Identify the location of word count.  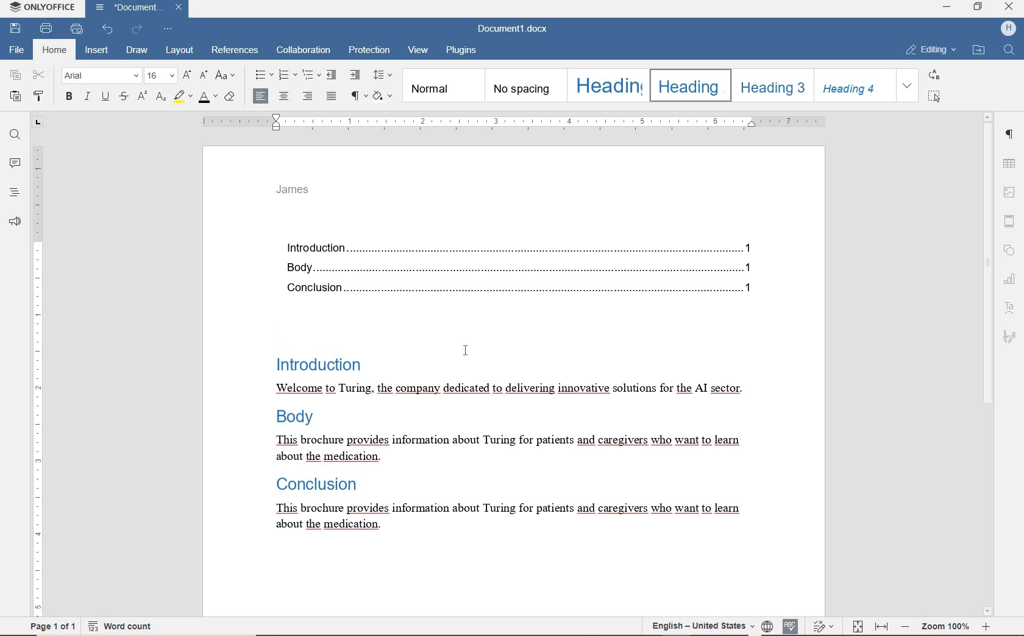
(127, 626).